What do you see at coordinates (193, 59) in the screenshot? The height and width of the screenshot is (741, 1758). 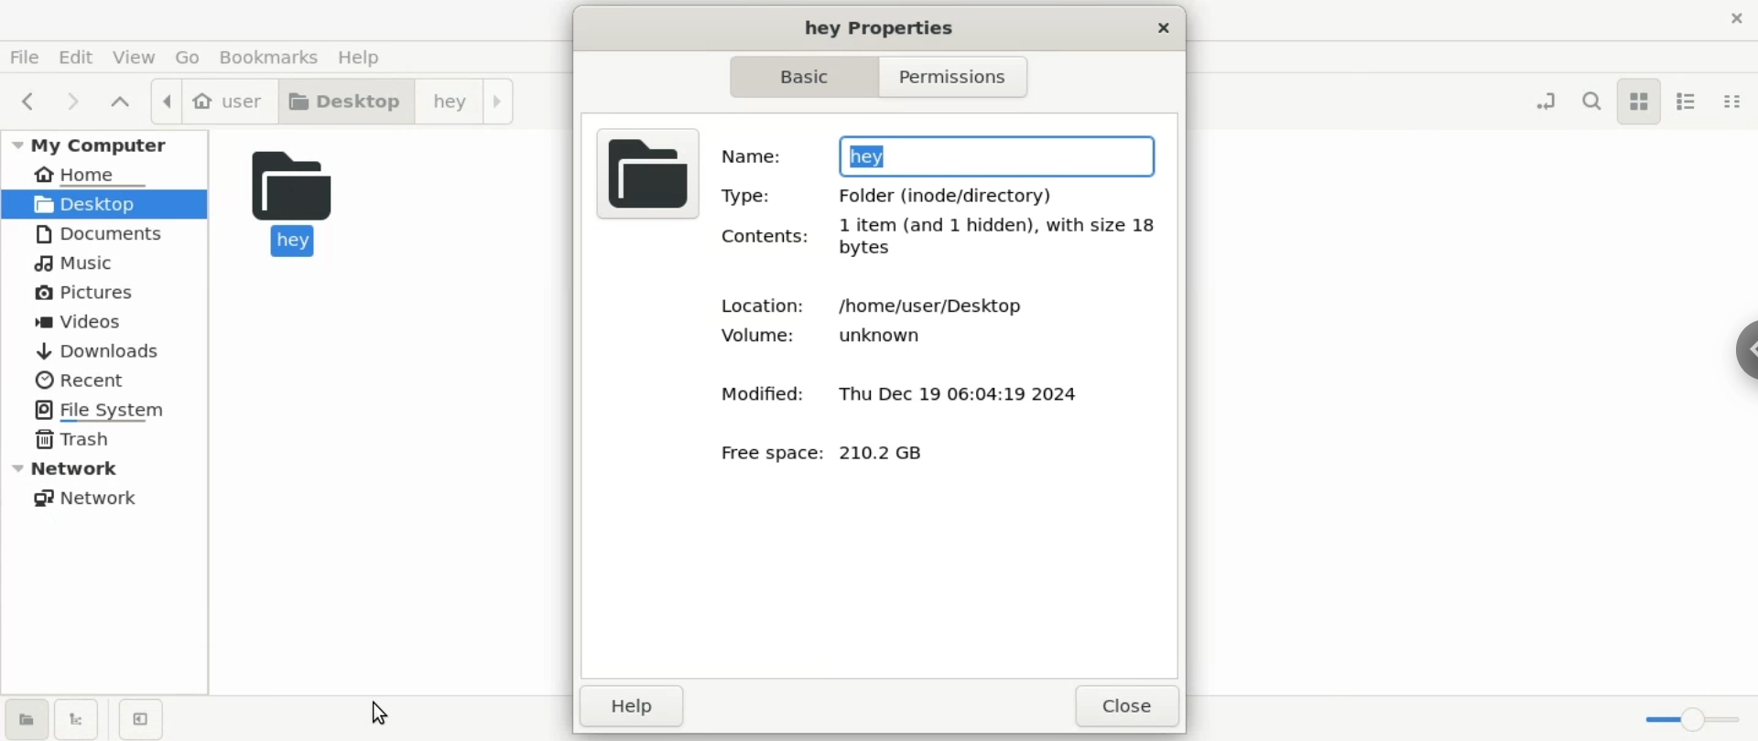 I see `go` at bounding box center [193, 59].